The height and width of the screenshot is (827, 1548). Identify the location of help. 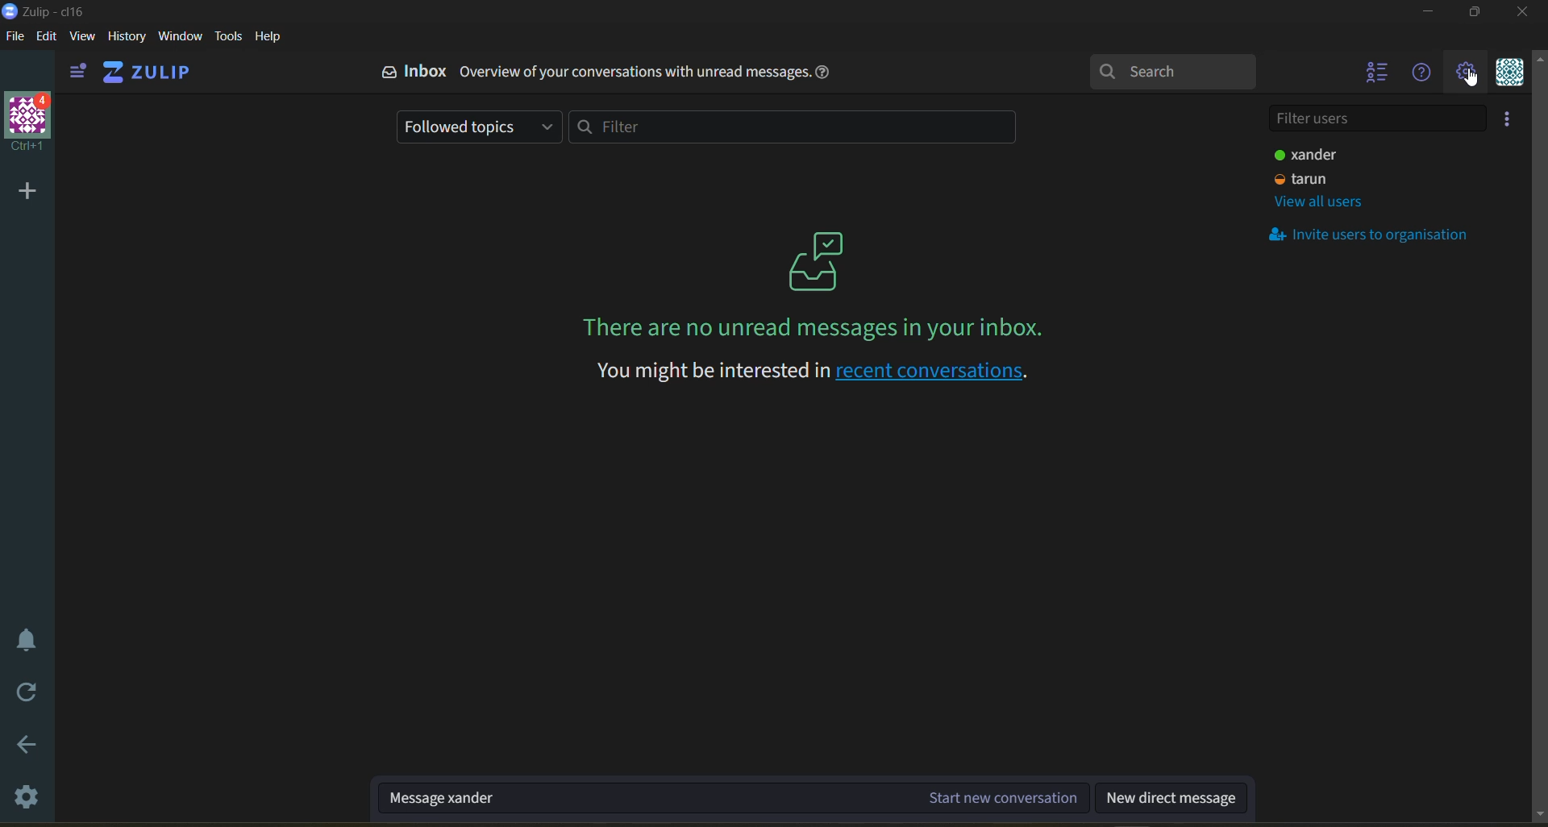
(824, 75).